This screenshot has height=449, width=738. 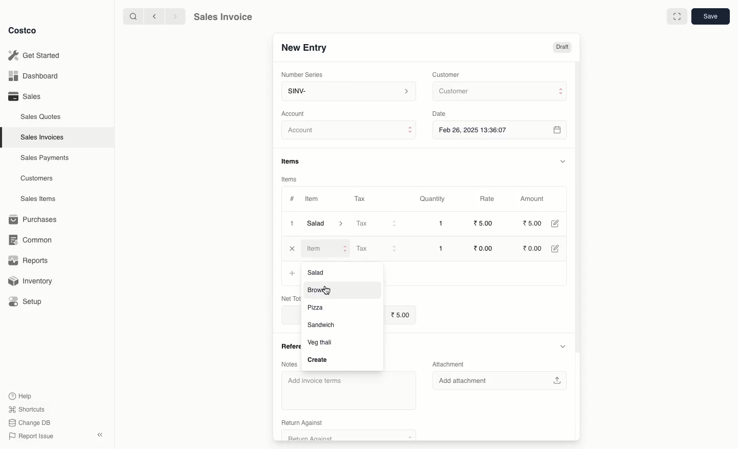 What do you see at coordinates (499, 92) in the screenshot?
I see `Customer` at bounding box center [499, 92].